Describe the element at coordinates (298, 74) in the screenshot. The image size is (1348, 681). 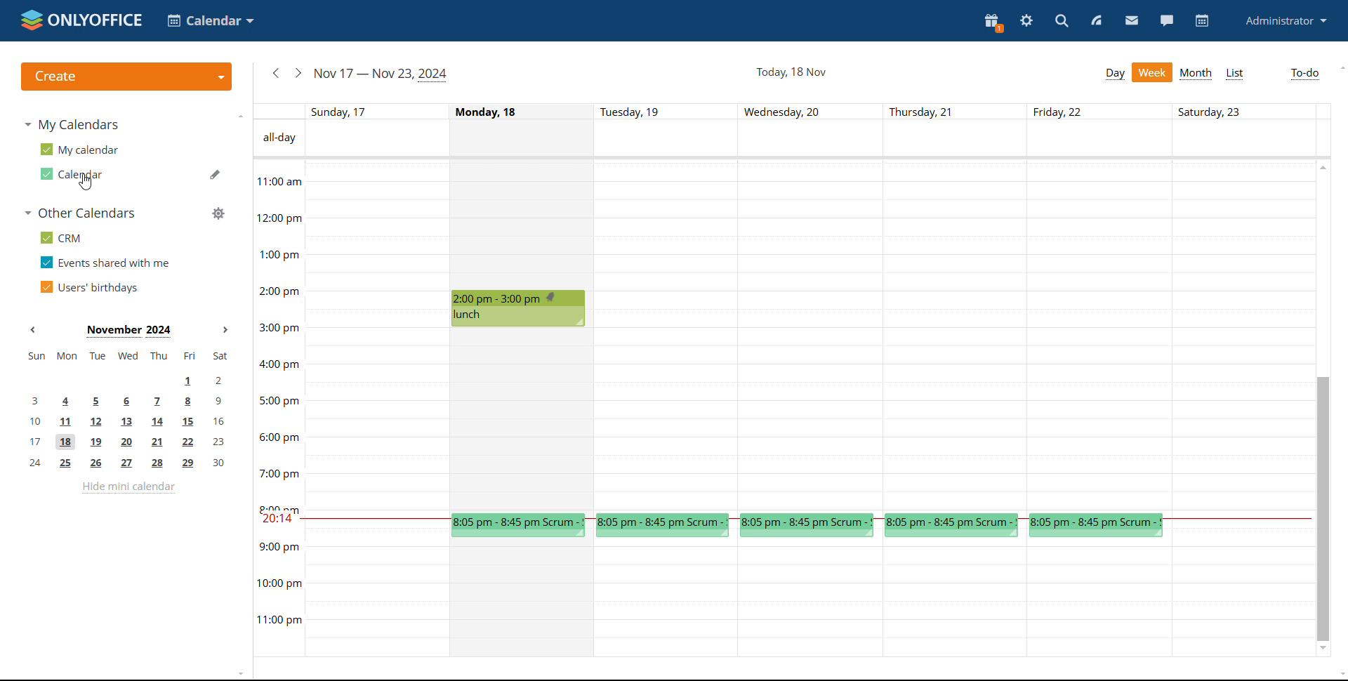
I see `next week` at that location.